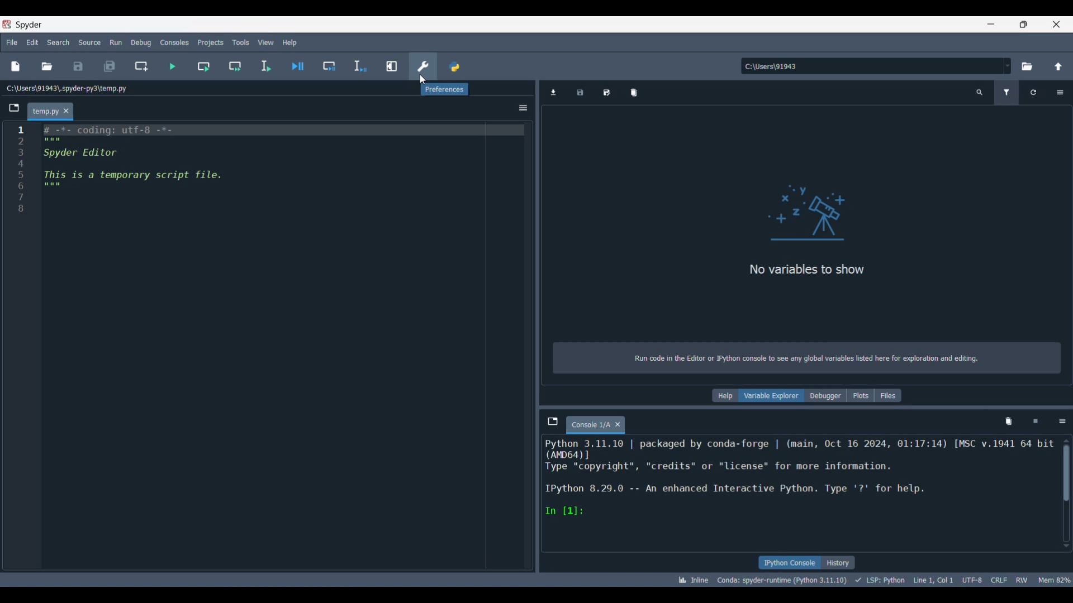 Image resolution: width=1073 pixels, height=603 pixels. I want to click on Close interface, so click(1056, 24).